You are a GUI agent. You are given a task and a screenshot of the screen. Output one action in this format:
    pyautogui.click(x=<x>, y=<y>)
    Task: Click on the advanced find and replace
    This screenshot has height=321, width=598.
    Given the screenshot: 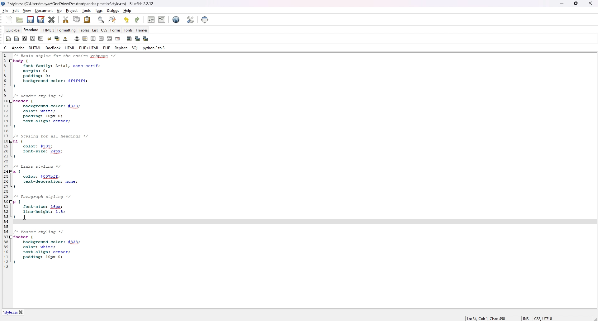 What is the action you would take?
    pyautogui.click(x=112, y=19)
    